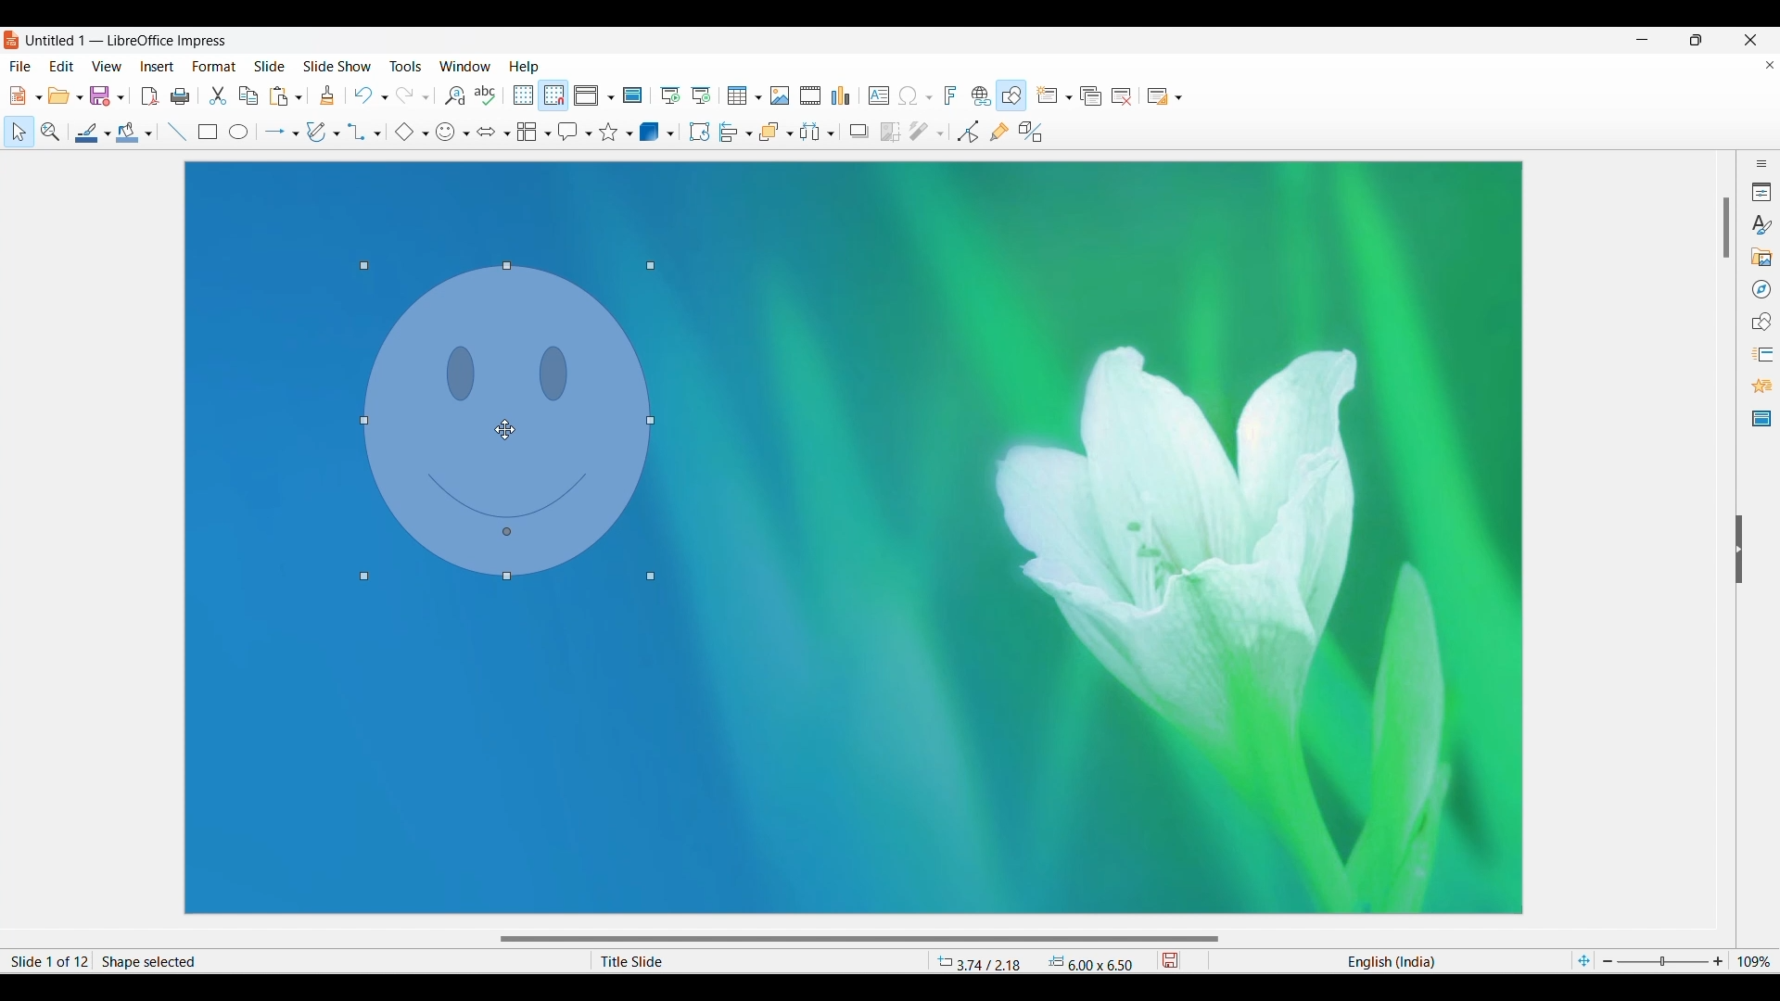 The height and width of the screenshot is (1001, 1780). What do you see at coordinates (149, 95) in the screenshot?
I see `Export directly as PDF` at bounding box center [149, 95].